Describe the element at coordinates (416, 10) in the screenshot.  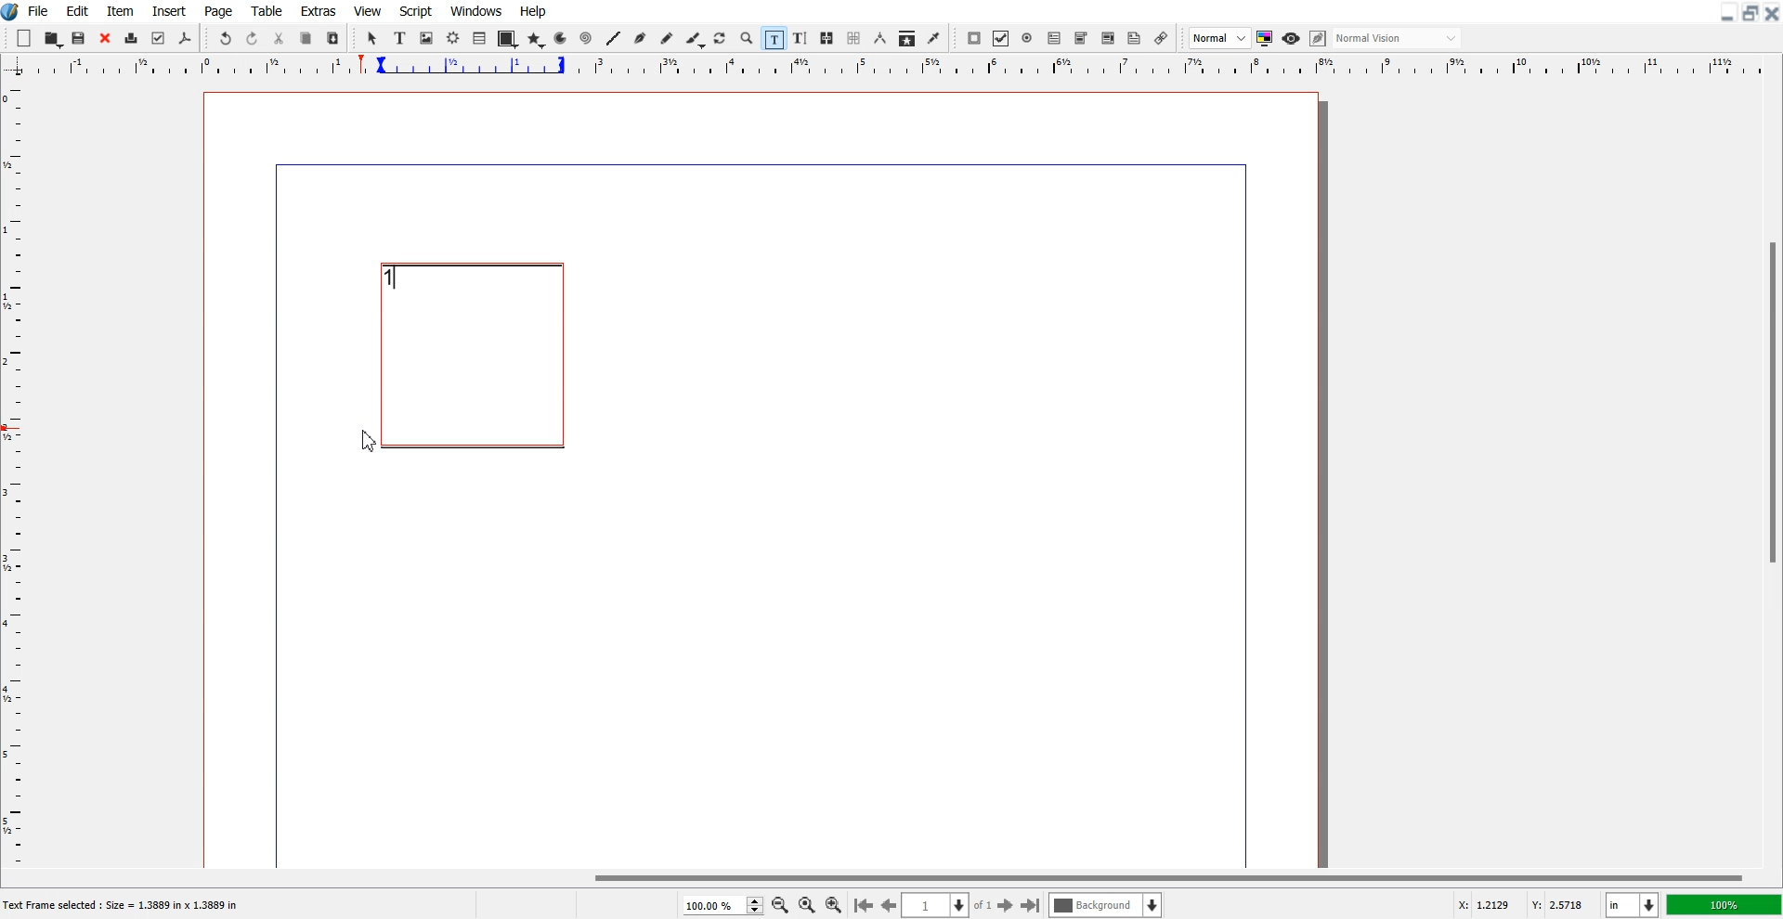
I see `Script` at that location.